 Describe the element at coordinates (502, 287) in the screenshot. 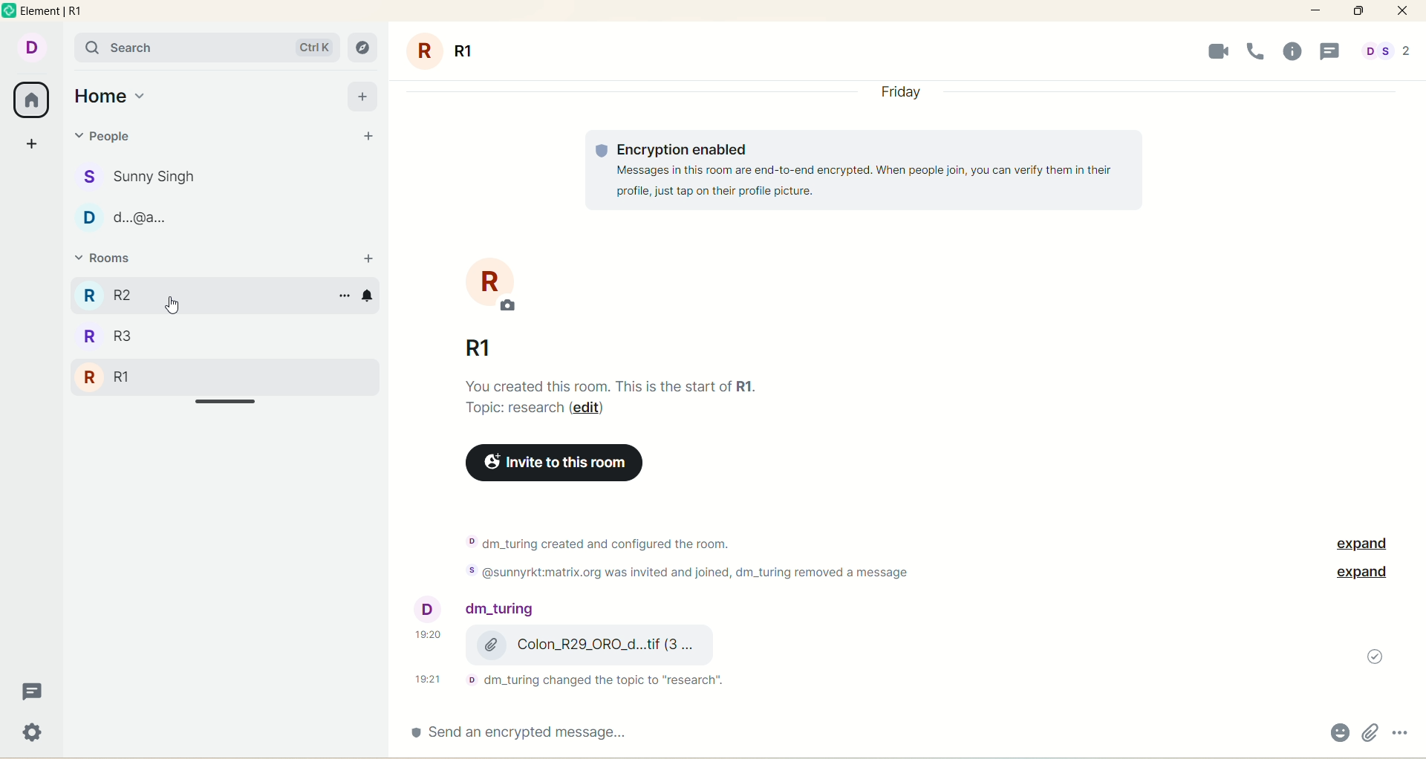

I see `room` at that location.